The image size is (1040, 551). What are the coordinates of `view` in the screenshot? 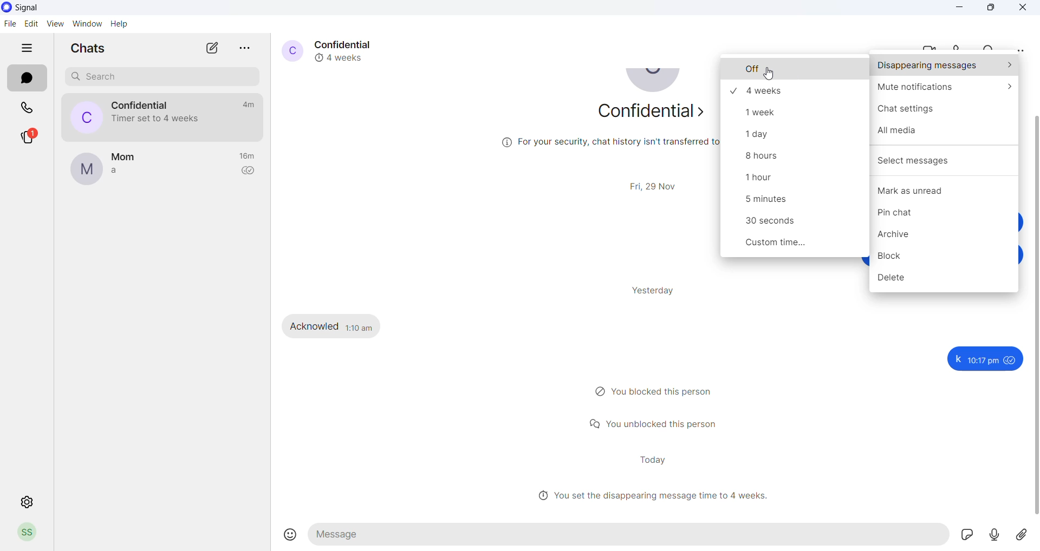 It's located at (55, 24).